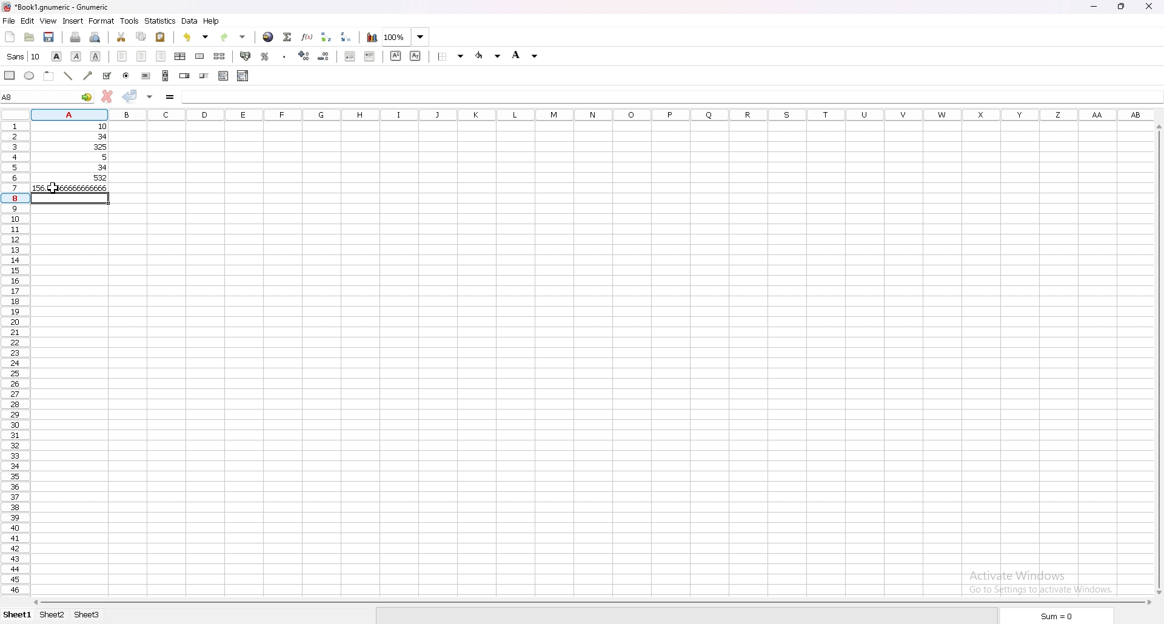 The width and height of the screenshot is (1164, 624). I want to click on hyperlink, so click(267, 36).